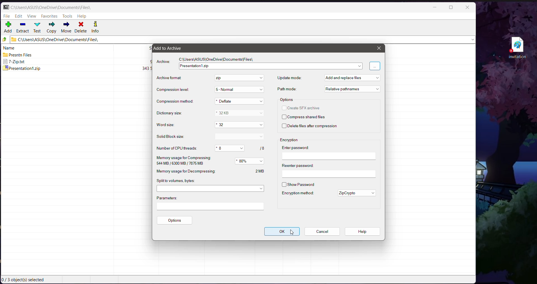 The width and height of the screenshot is (537, 284). I want to click on Set the Compression Level, so click(240, 90).